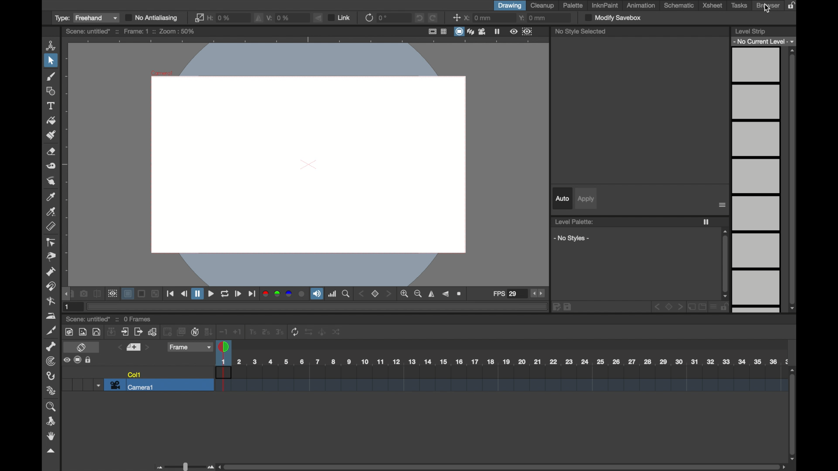  Describe the element at coordinates (238, 294) in the screenshot. I see `next frame` at that location.